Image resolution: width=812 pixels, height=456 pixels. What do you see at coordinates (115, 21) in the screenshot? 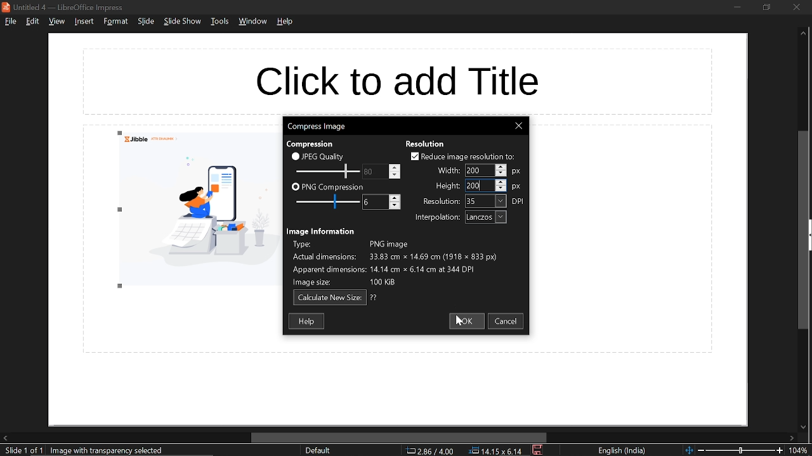
I see `format` at bounding box center [115, 21].